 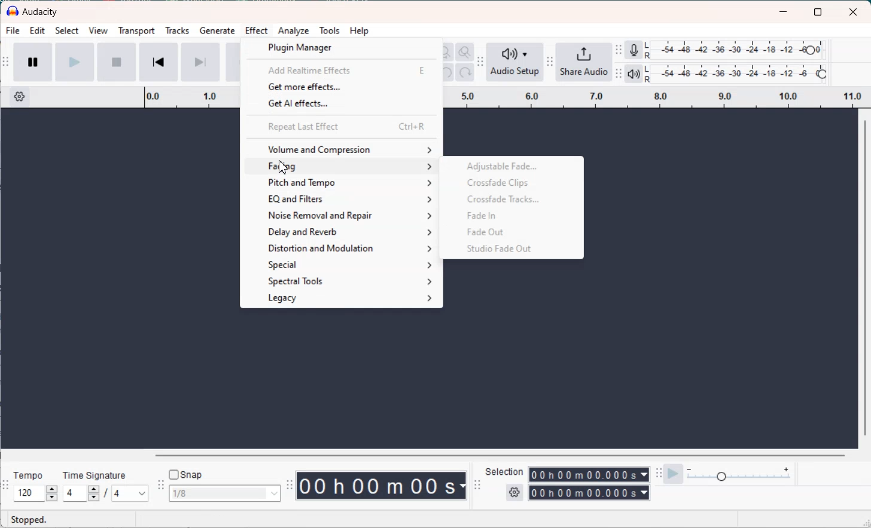 I want to click on Crossfade tracks, so click(x=510, y=200).